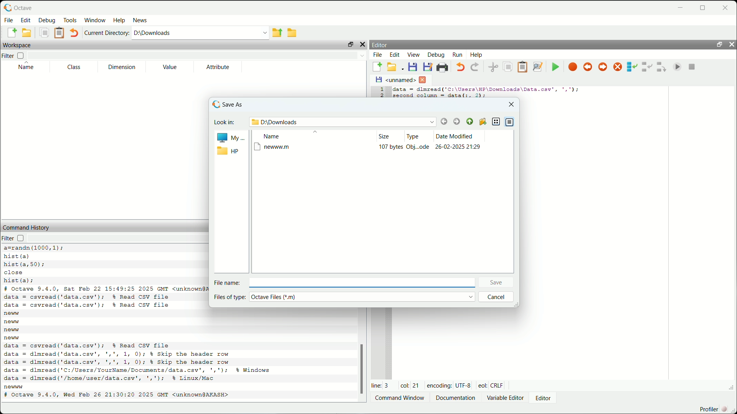 The width and height of the screenshot is (737, 414). What do you see at coordinates (227, 282) in the screenshot?
I see `file name` at bounding box center [227, 282].